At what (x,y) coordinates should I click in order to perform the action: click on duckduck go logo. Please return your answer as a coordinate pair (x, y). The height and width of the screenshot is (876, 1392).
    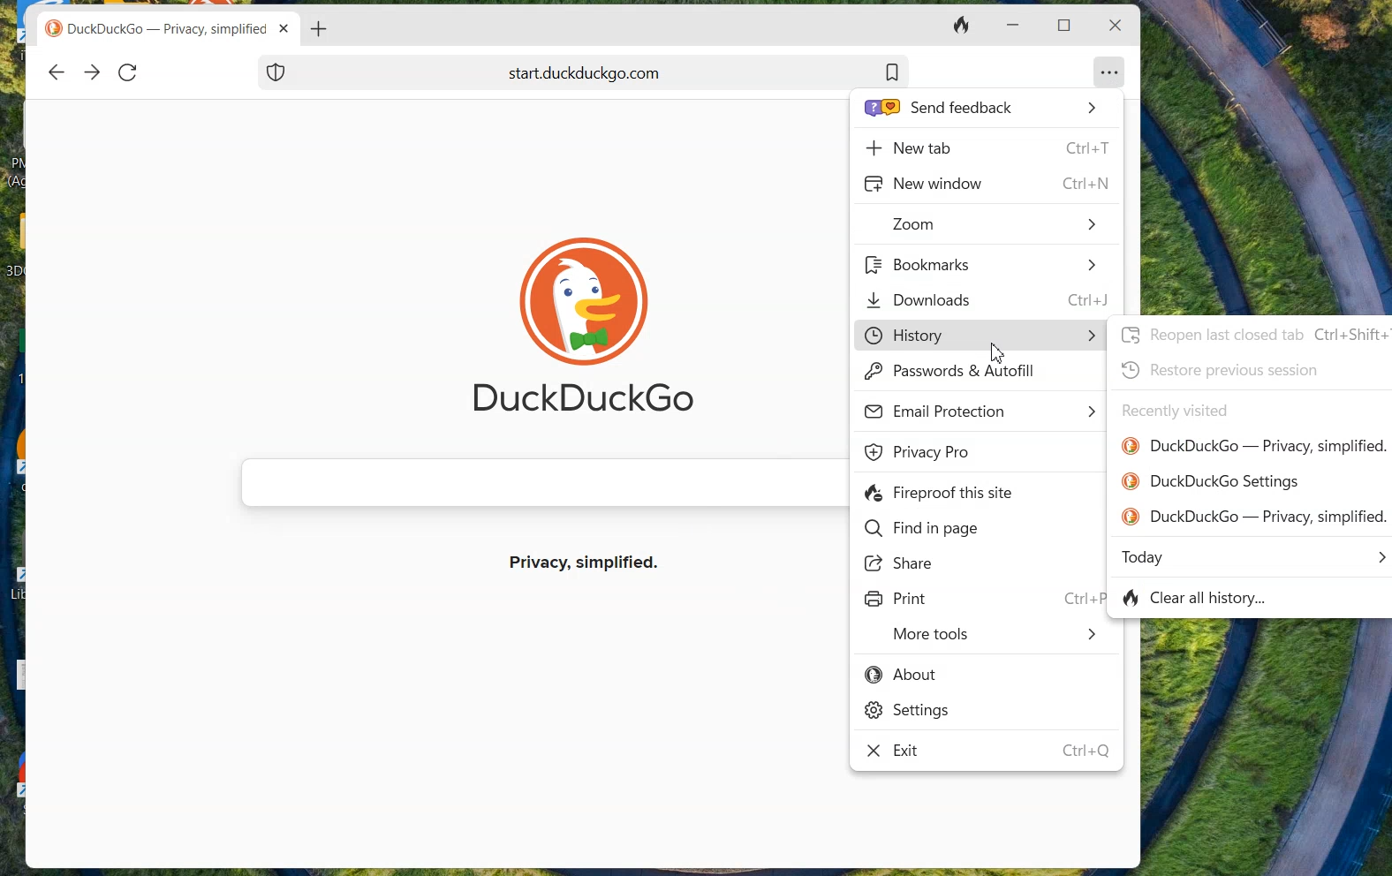
    Looking at the image, I should click on (54, 29).